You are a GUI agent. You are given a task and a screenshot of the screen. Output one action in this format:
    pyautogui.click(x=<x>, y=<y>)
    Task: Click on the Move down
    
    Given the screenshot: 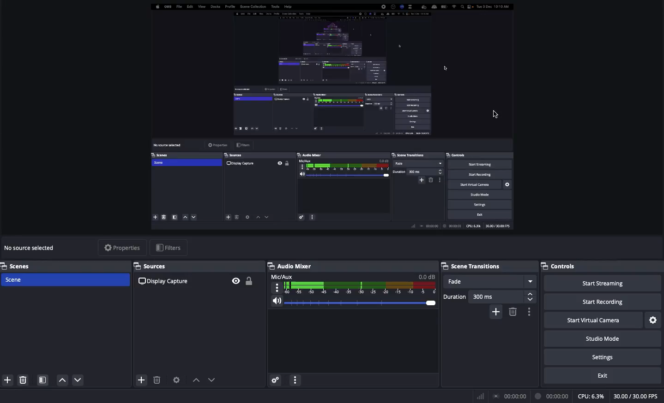 What is the action you would take?
    pyautogui.click(x=78, y=380)
    